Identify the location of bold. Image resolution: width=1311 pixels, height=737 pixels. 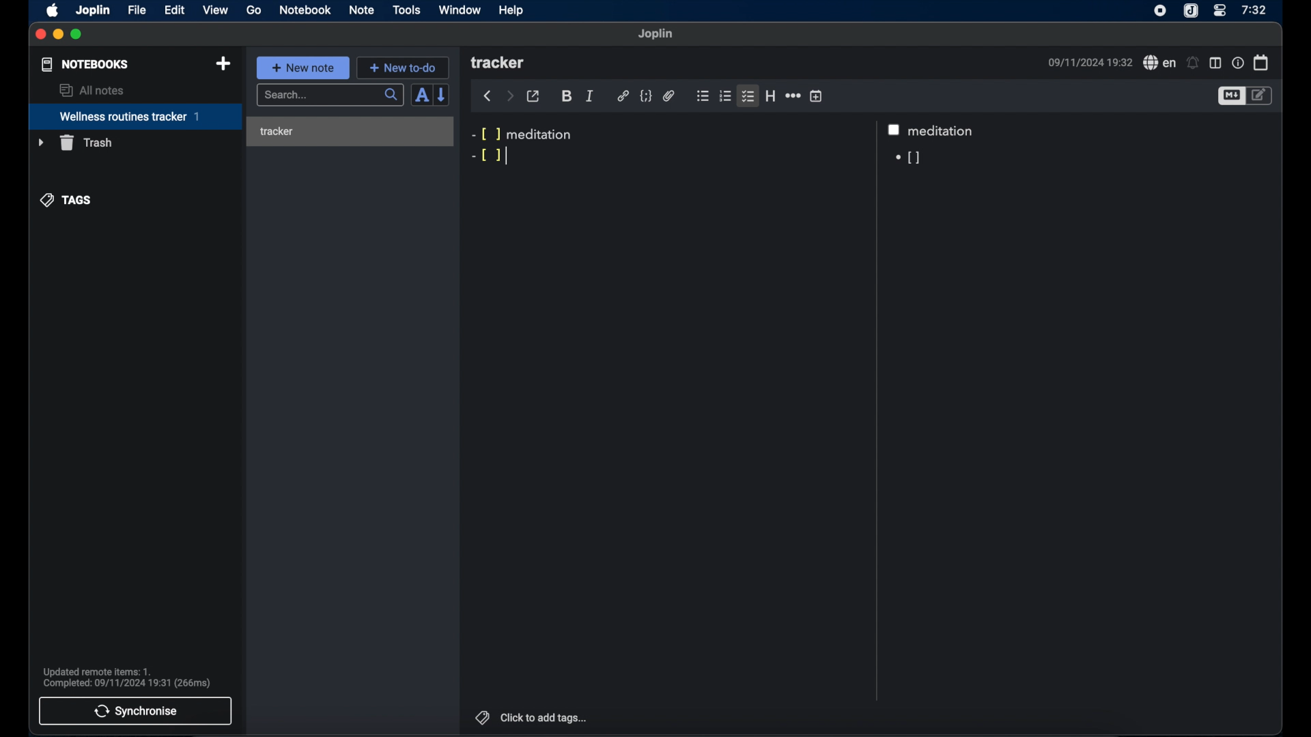
(567, 97).